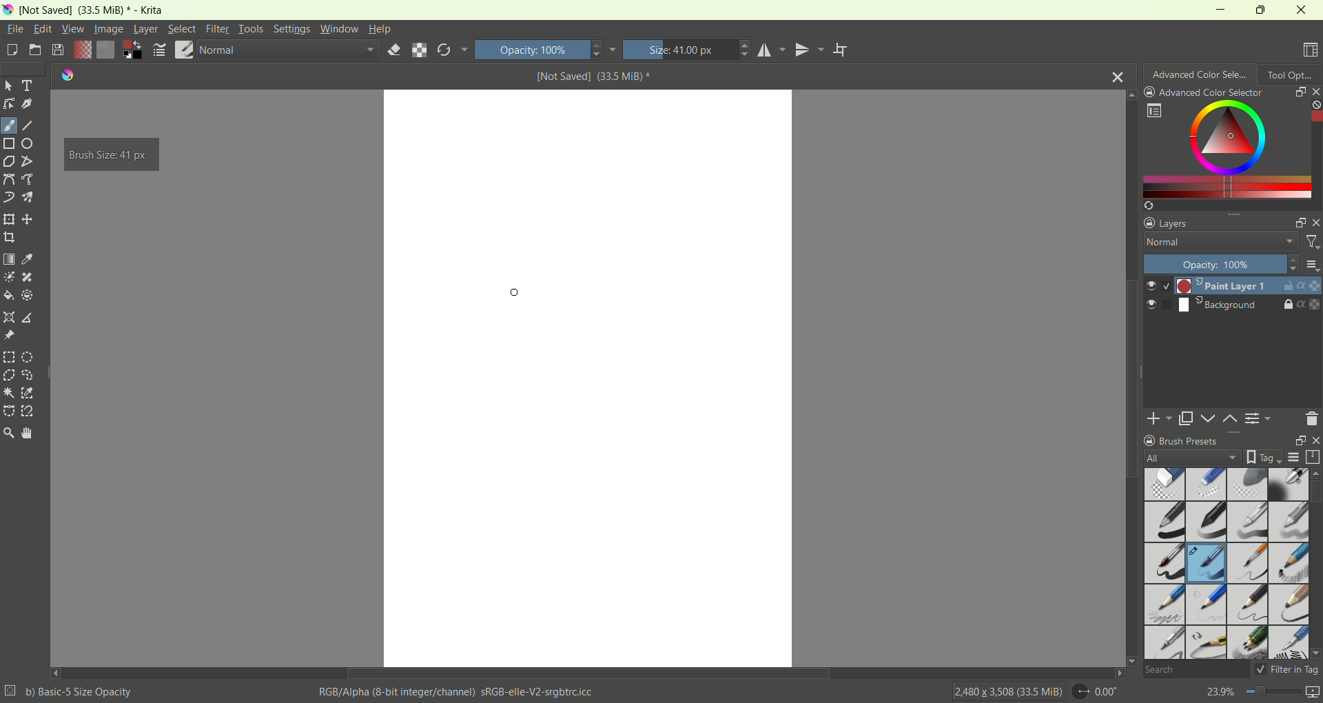 The image size is (1323, 703). What do you see at coordinates (8, 392) in the screenshot?
I see `contagious selection tool` at bounding box center [8, 392].